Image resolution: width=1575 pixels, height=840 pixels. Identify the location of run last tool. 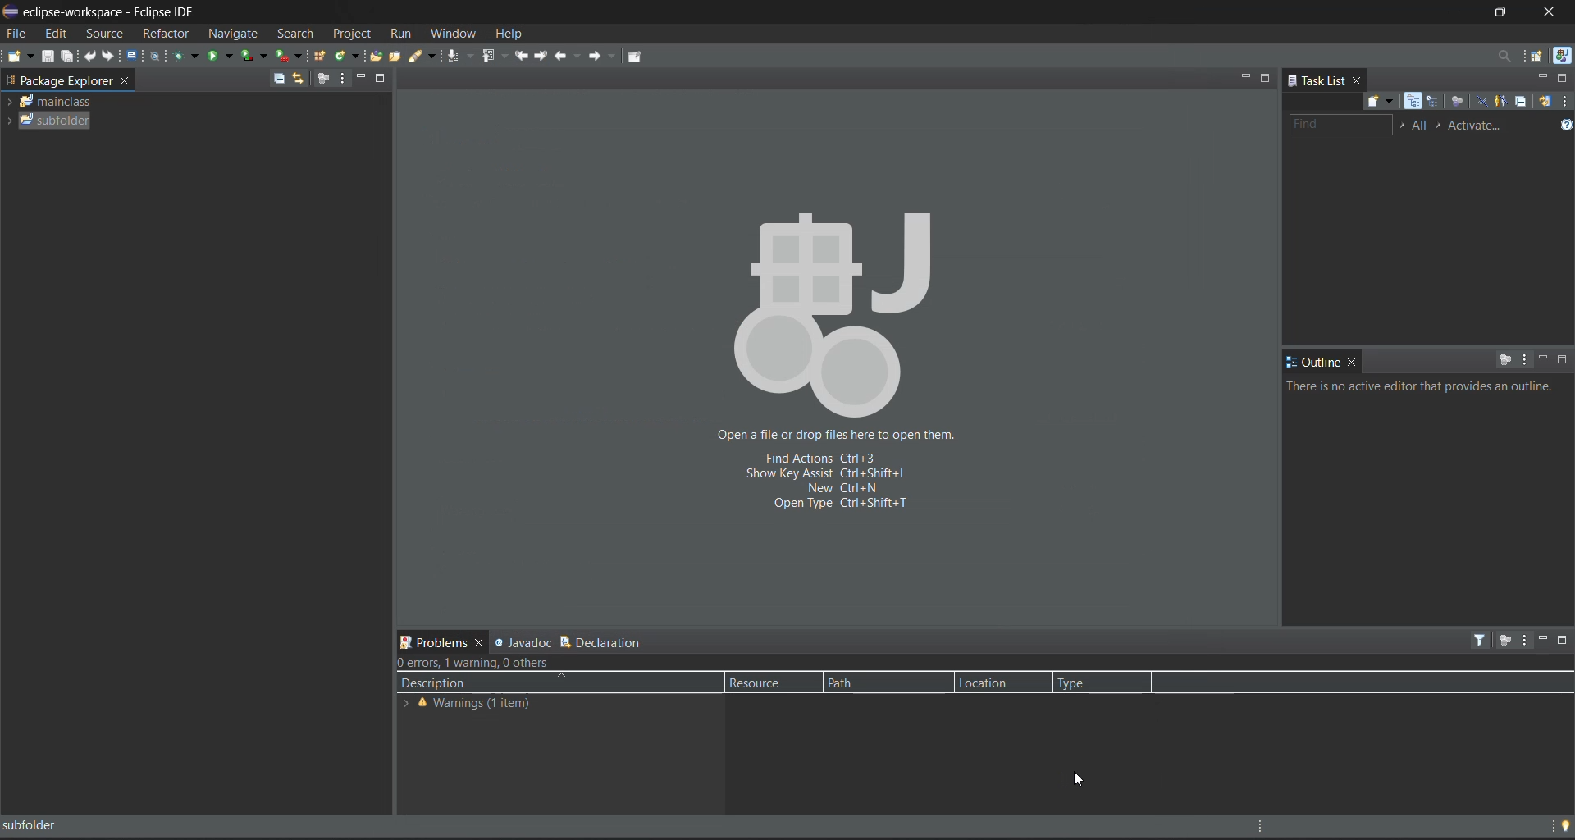
(288, 55).